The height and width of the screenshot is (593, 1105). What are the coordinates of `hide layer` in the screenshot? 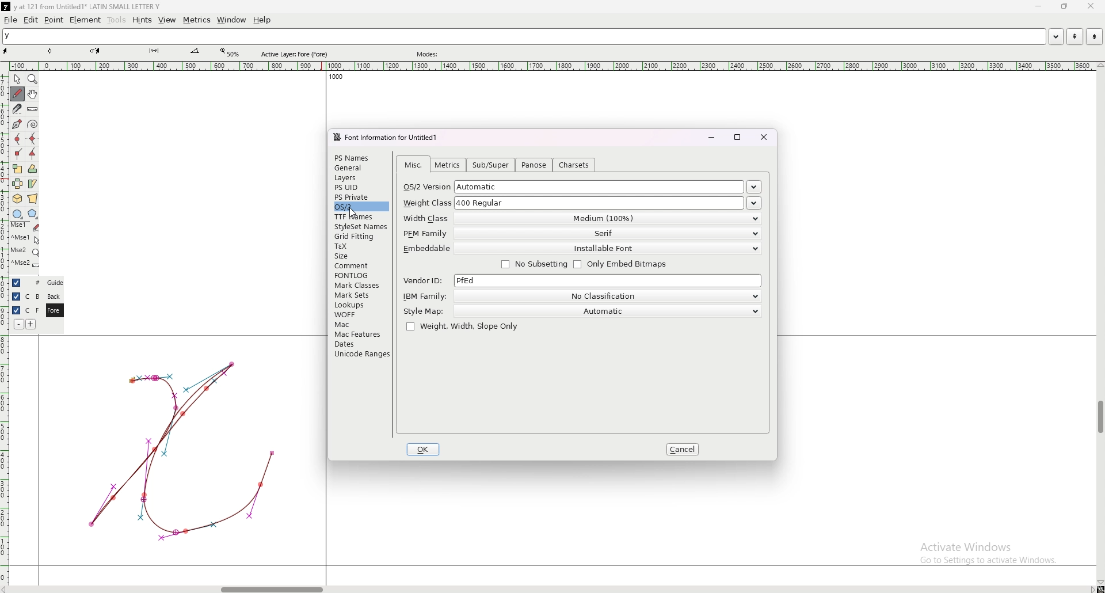 It's located at (16, 296).